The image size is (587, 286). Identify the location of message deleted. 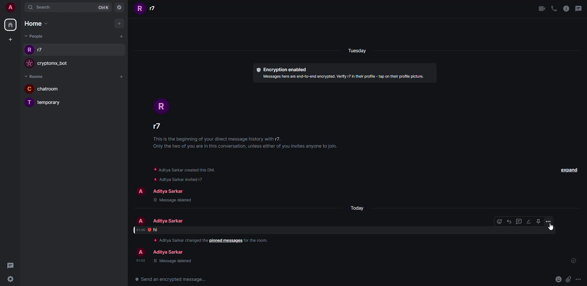
(173, 200).